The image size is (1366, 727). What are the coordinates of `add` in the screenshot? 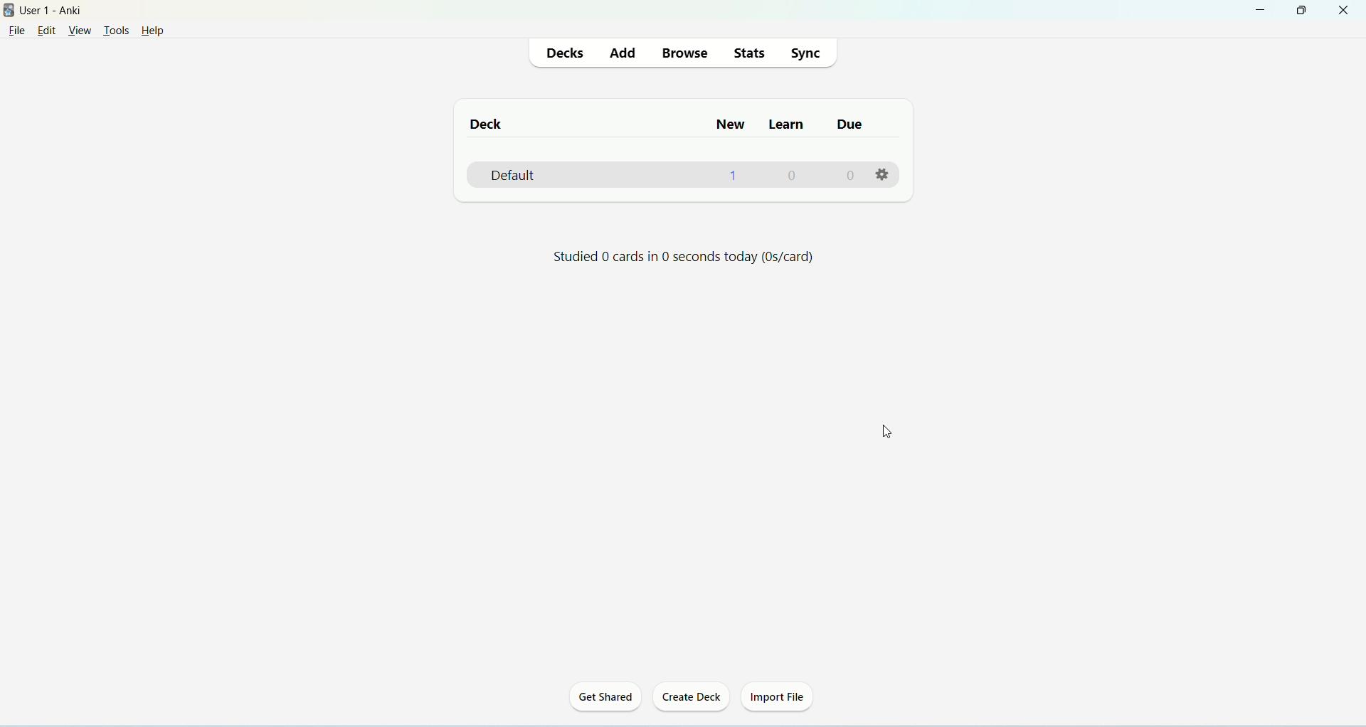 It's located at (625, 53).